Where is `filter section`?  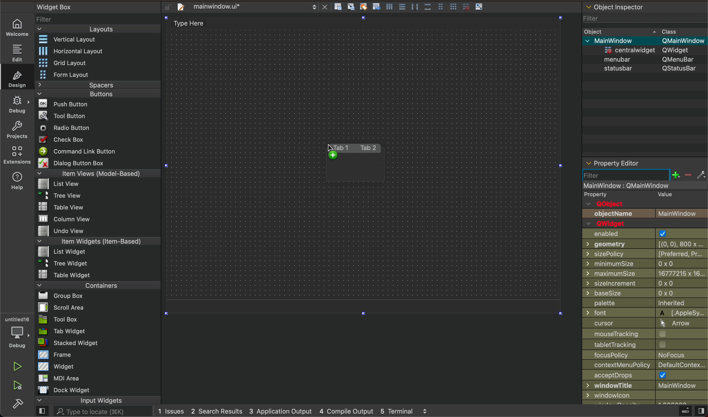 filter section is located at coordinates (645, 175).